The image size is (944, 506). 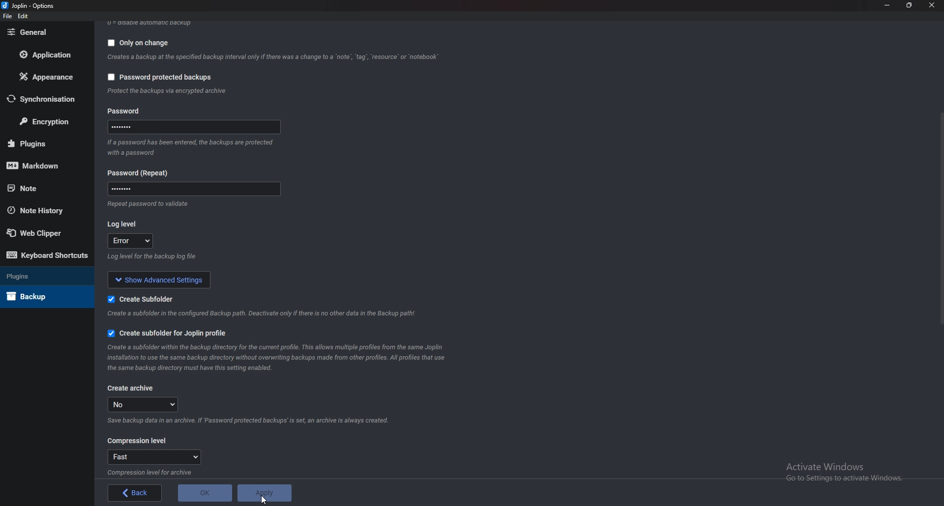 I want to click on log level, so click(x=130, y=241).